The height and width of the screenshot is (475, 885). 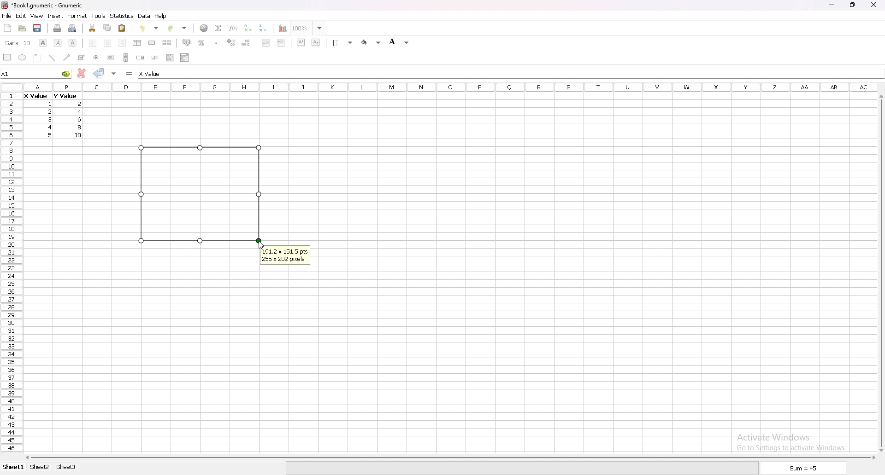 What do you see at coordinates (98, 16) in the screenshot?
I see `tools` at bounding box center [98, 16].